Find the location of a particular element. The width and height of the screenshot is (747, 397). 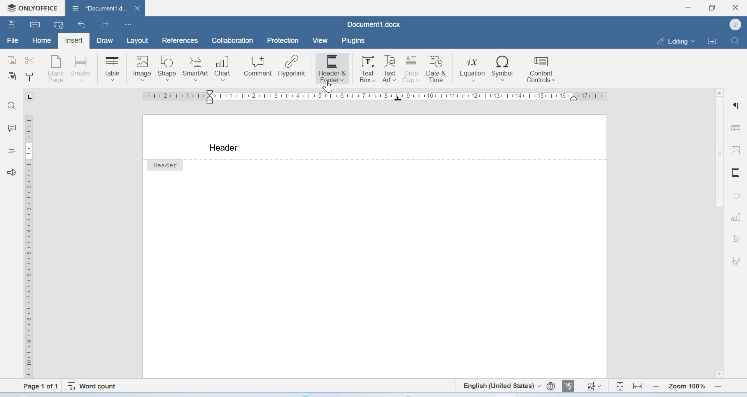

Headings is located at coordinates (13, 150).